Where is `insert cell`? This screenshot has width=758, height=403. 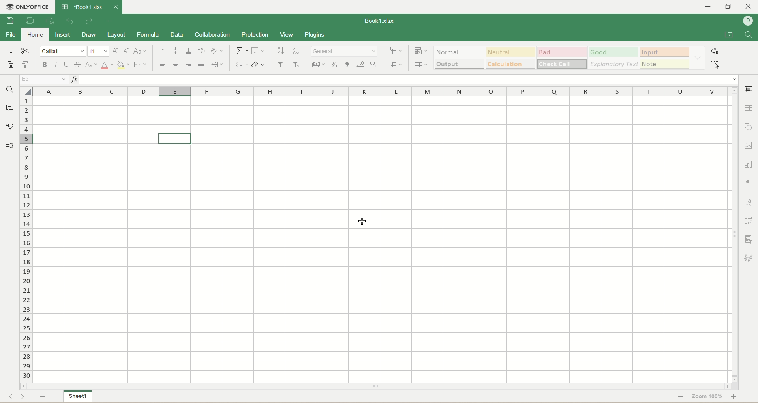 insert cell is located at coordinates (396, 51).